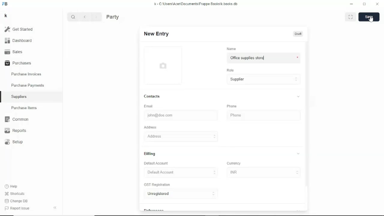  I want to click on Default account, so click(157, 163).